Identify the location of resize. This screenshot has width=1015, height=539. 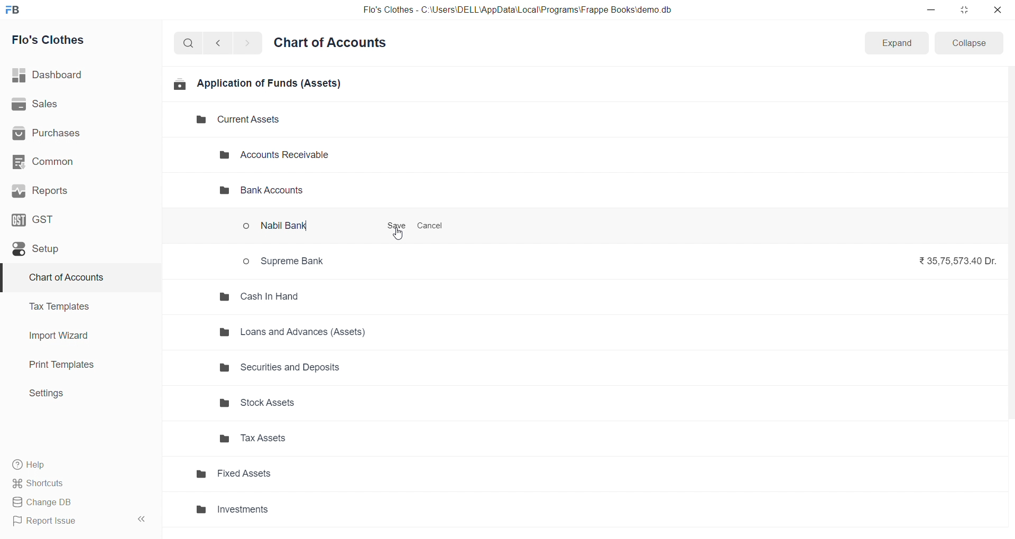
(964, 10).